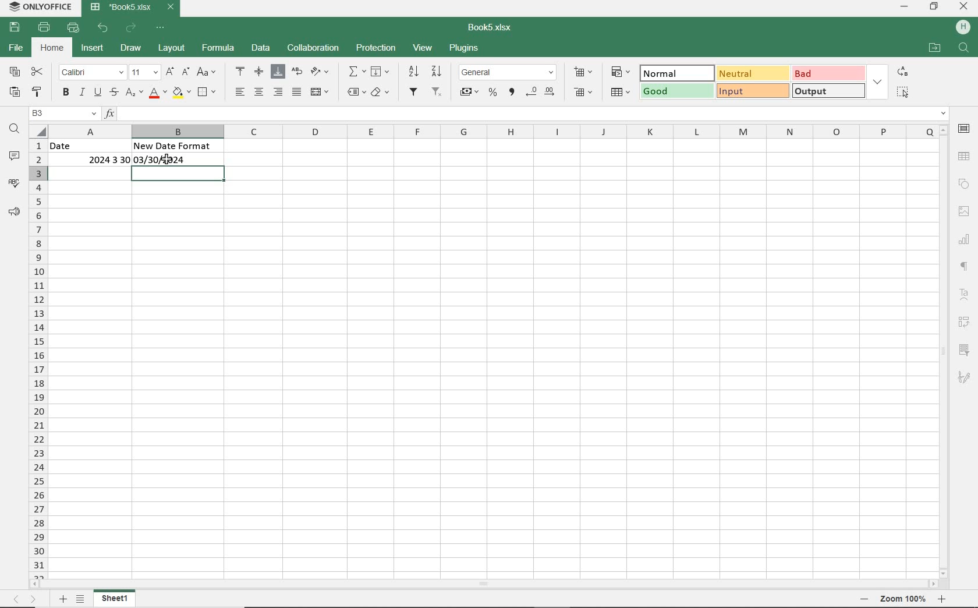  I want to click on SHAPE, so click(964, 185).